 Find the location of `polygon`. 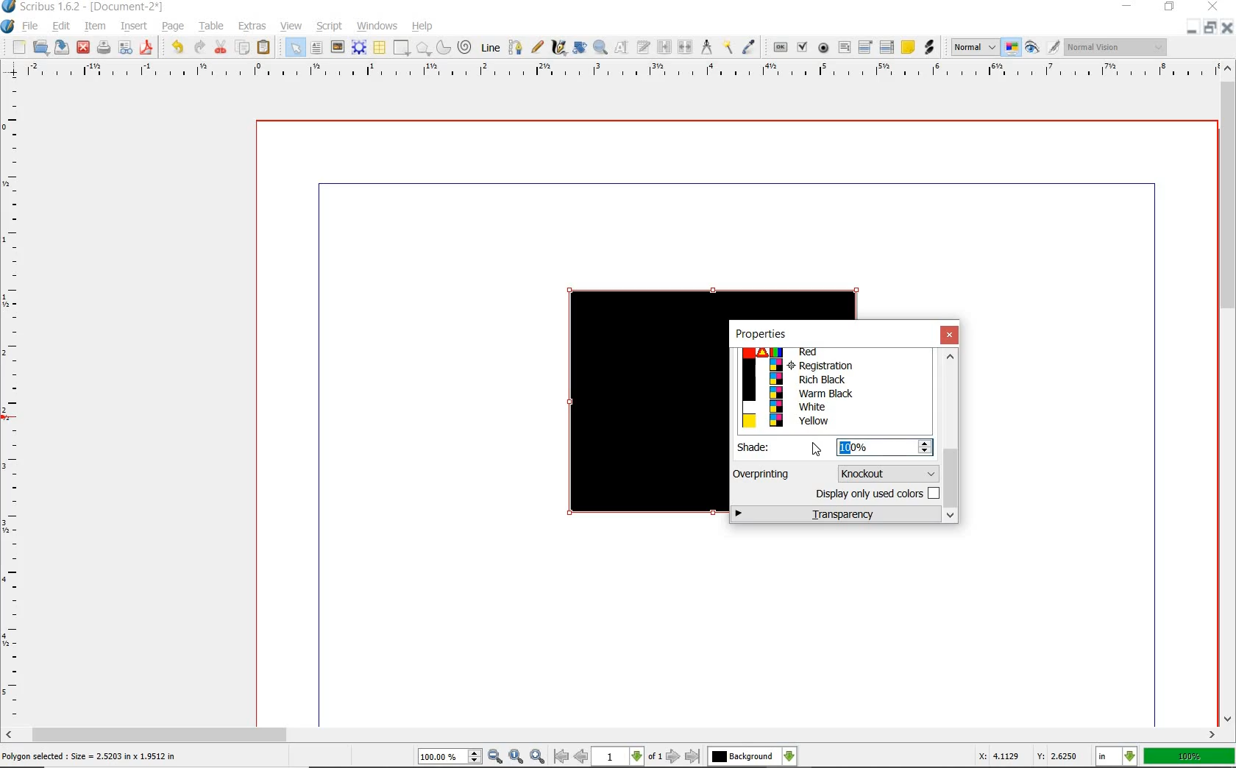

polygon is located at coordinates (423, 47).